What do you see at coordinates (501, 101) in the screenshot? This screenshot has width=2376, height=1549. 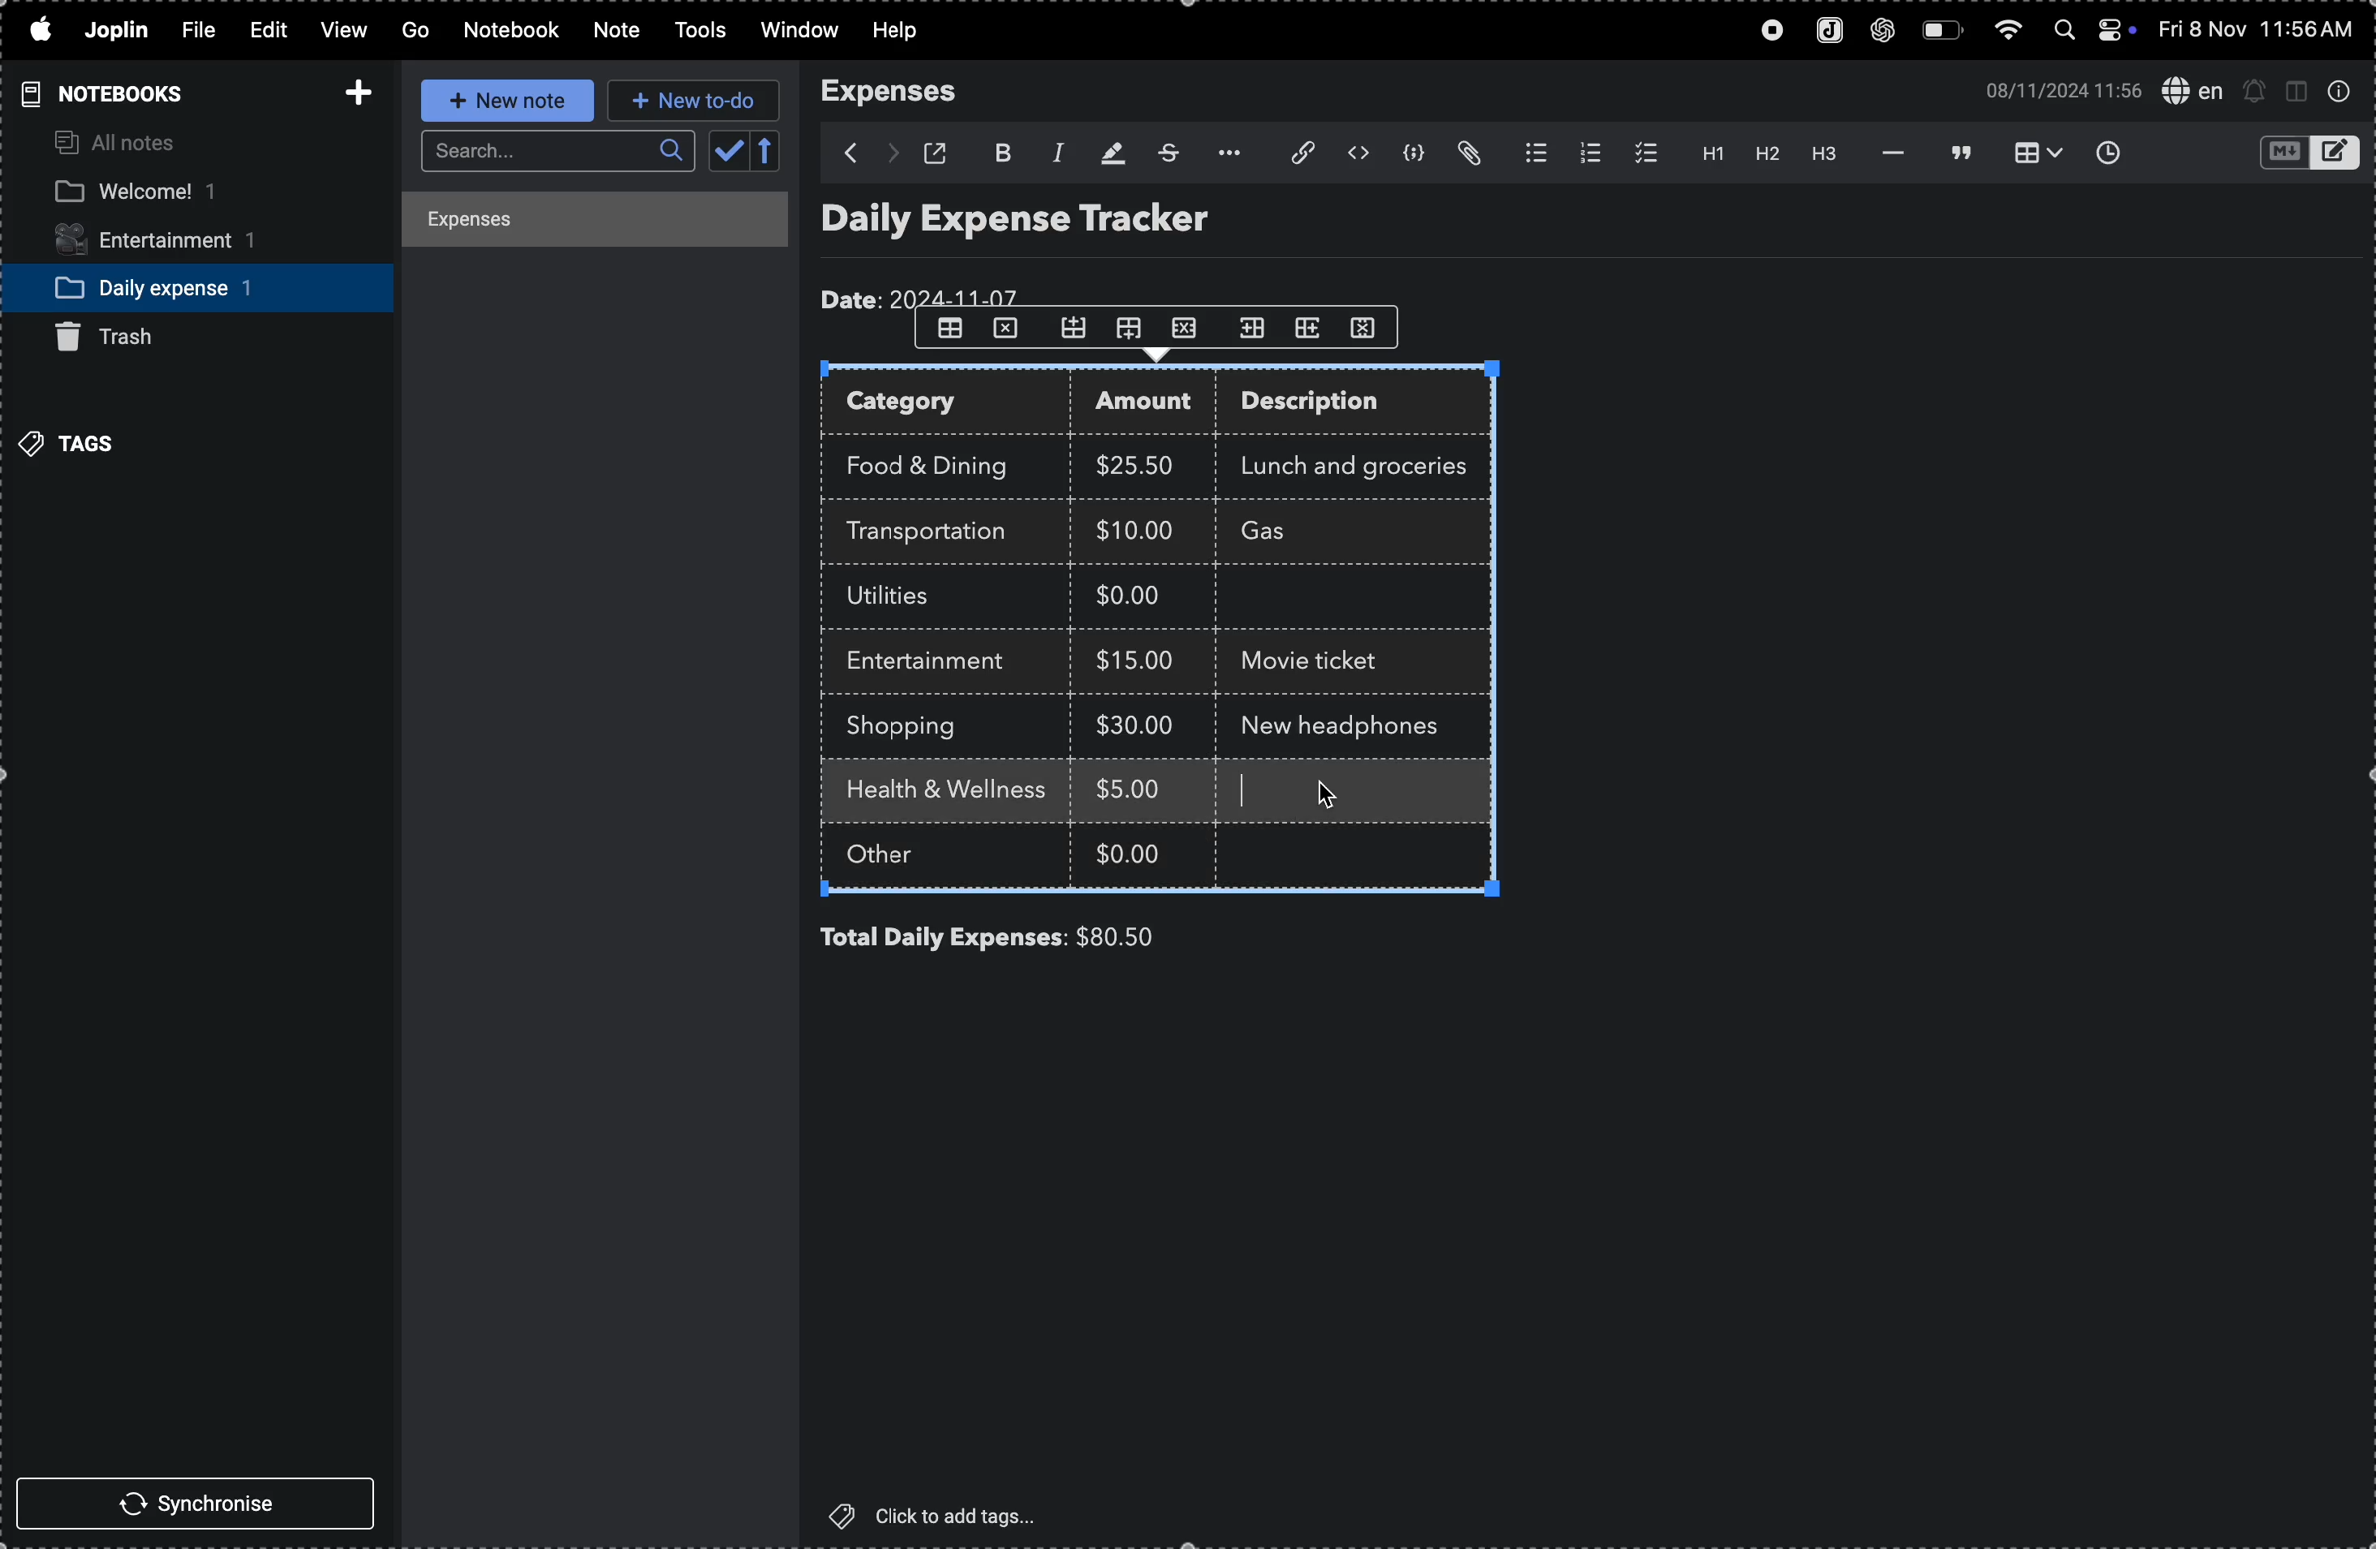 I see `new note` at bounding box center [501, 101].